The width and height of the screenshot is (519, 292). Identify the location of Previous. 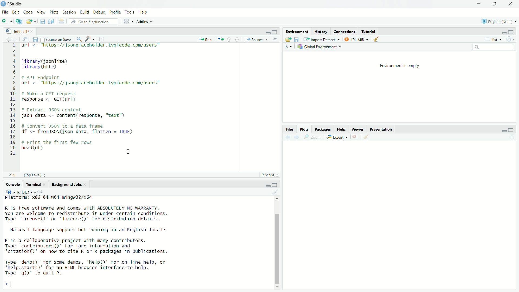
(8, 40).